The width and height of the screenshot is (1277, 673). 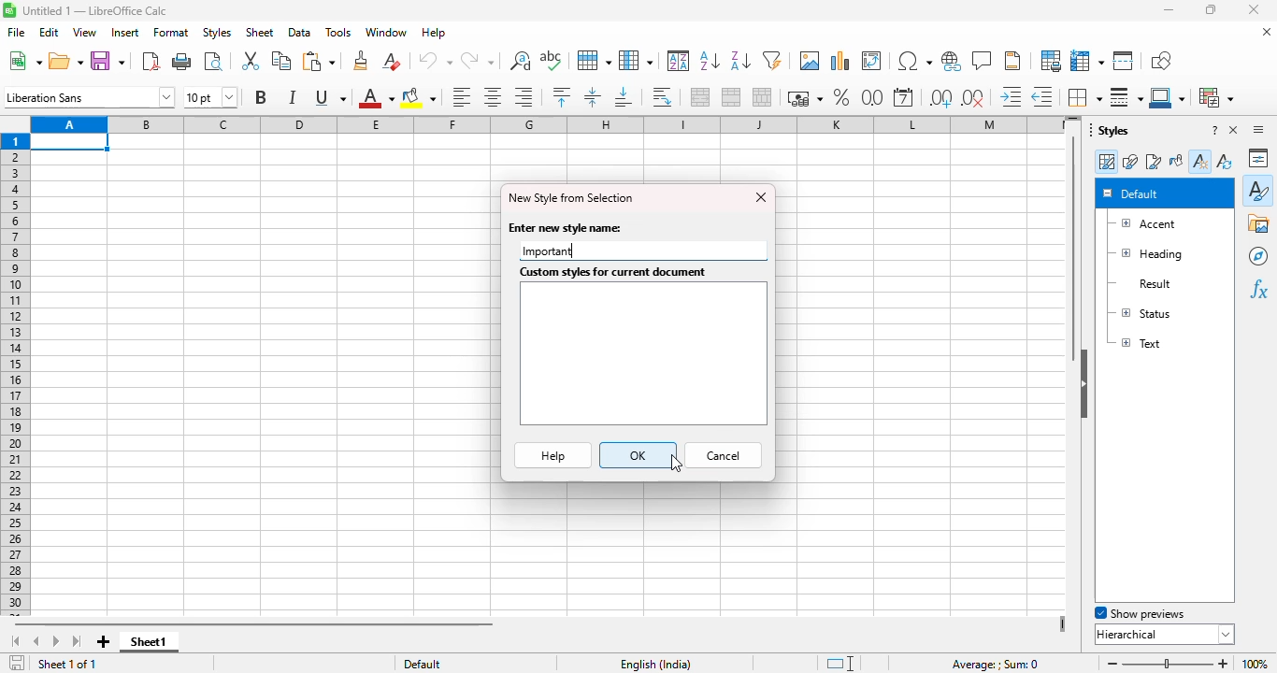 What do you see at coordinates (731, 97) in the screenshot?
I see `merge cells` at bounding box center [731, 97].